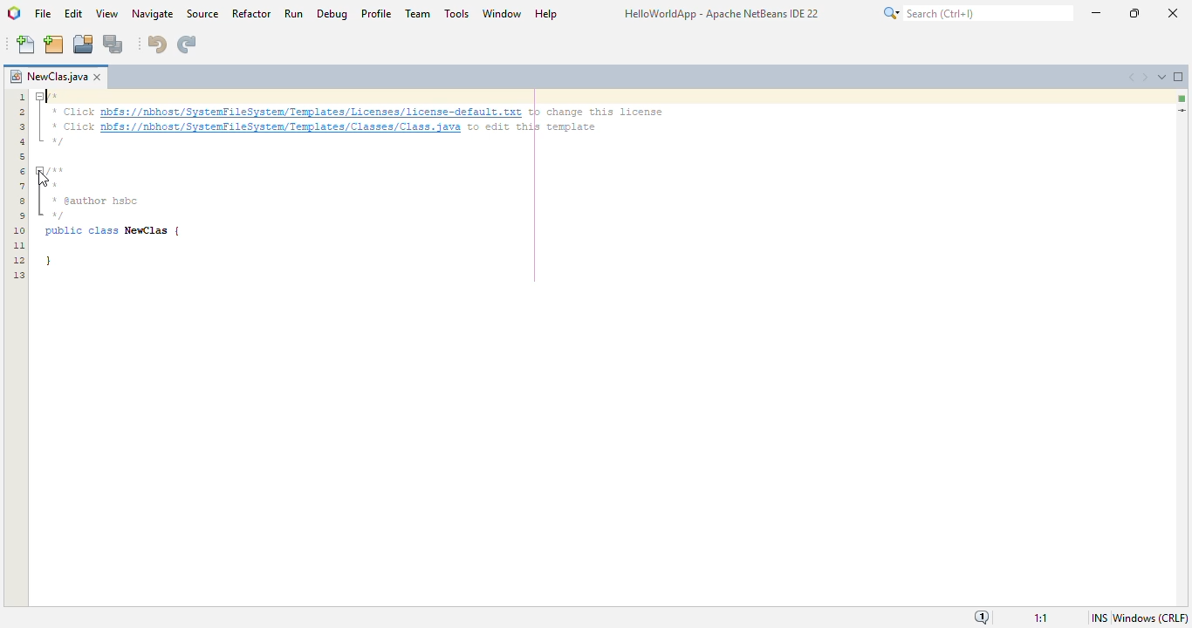 Image resolution: width=1192 pixels, height=628 pixels. Describe the element at coordinates (721, 16) in the screenshot. I see `HelloWorldApp - Apache NetBeans IDE 22` at that location.